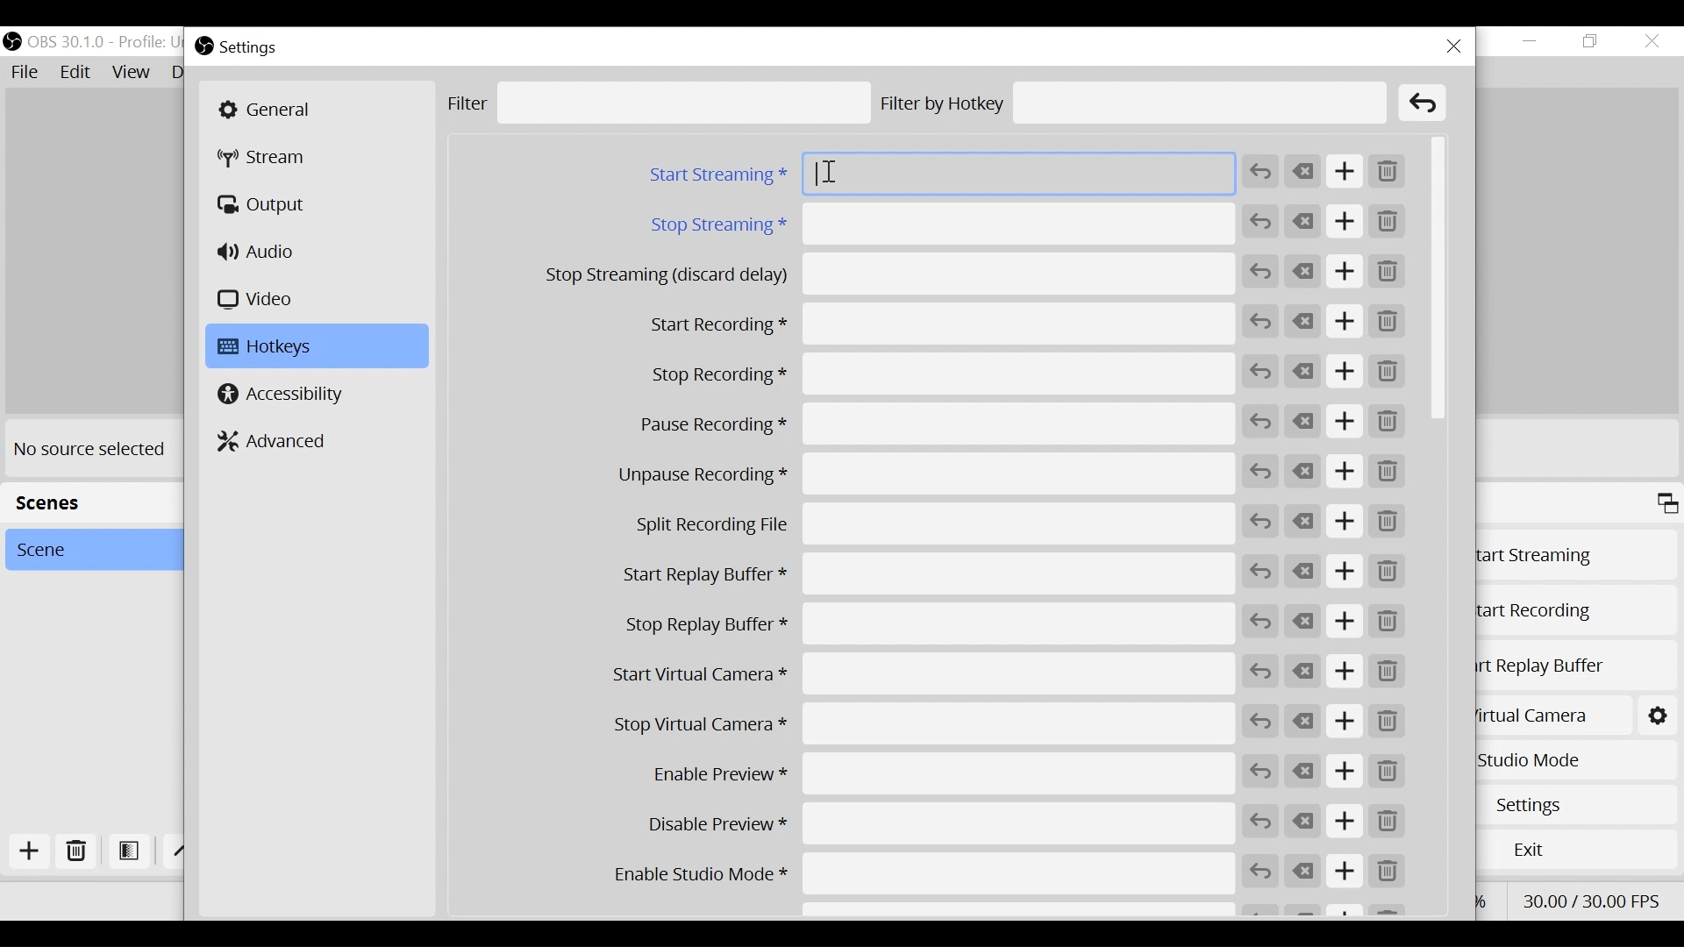 This screenshot has width=1684, height=947. What do you see at coordinates (1306, 822) in the screenshot?
I see `Clear` at bounding box center [1306, 822].